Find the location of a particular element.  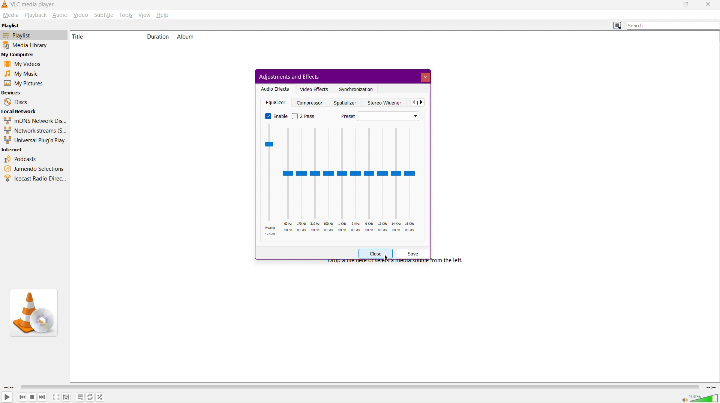

3 KHz is located at coordinates (355, 180).